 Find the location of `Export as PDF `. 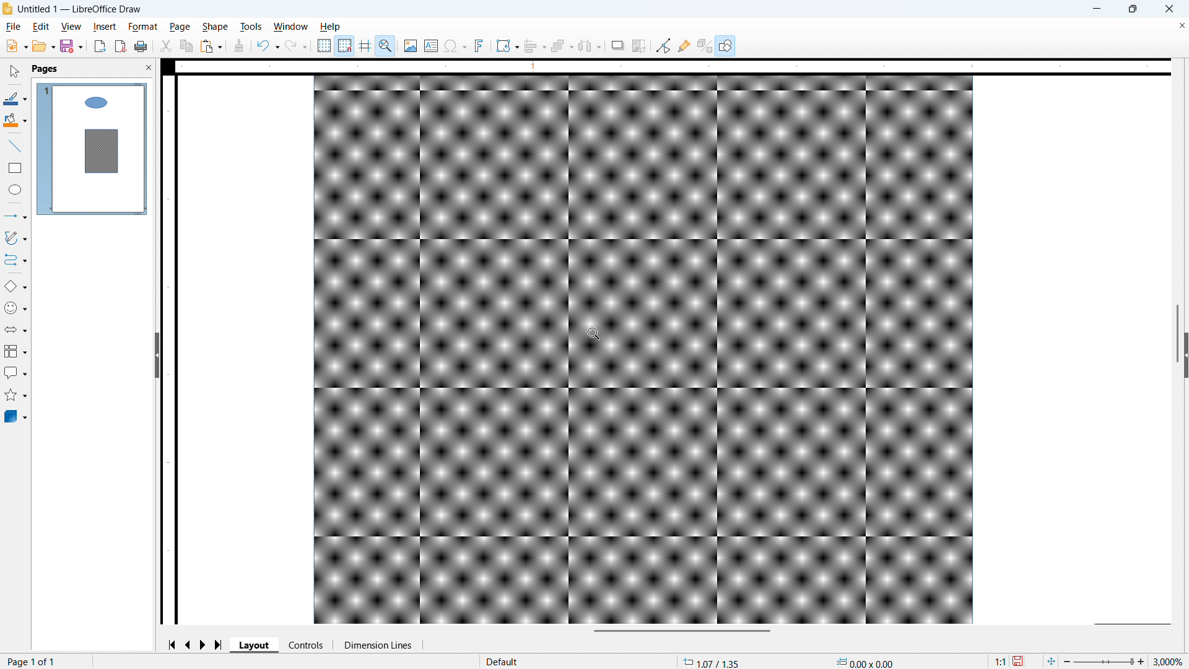

Export as PDF  is located at coordinates (120, 46).